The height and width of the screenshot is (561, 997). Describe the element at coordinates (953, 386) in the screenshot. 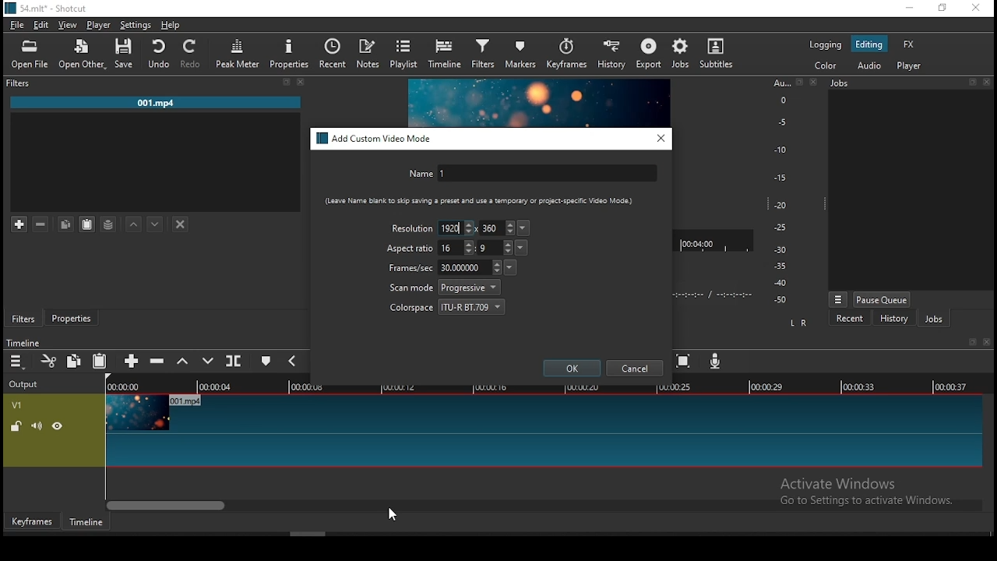

I see `00:00:37` at that location.